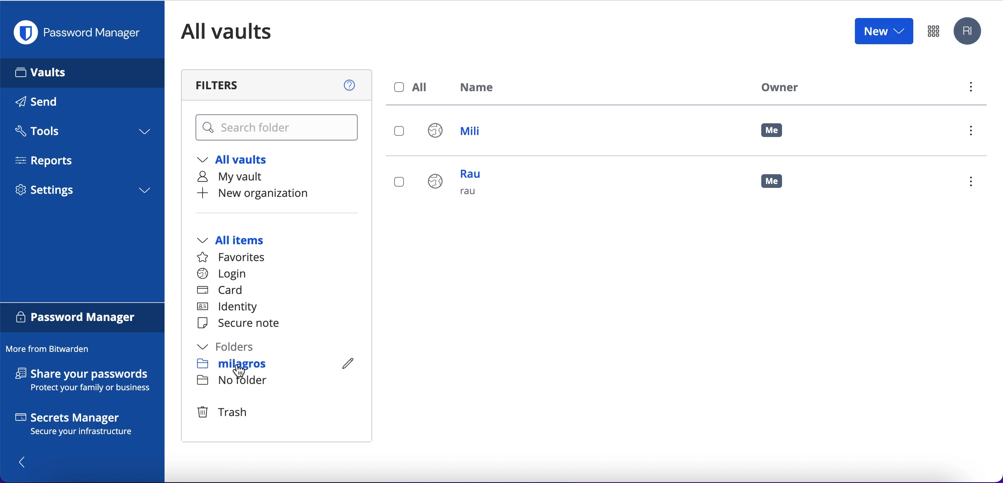 This screenshot has width=1003, height=483. I want to click on no folder, so click(235, 380).